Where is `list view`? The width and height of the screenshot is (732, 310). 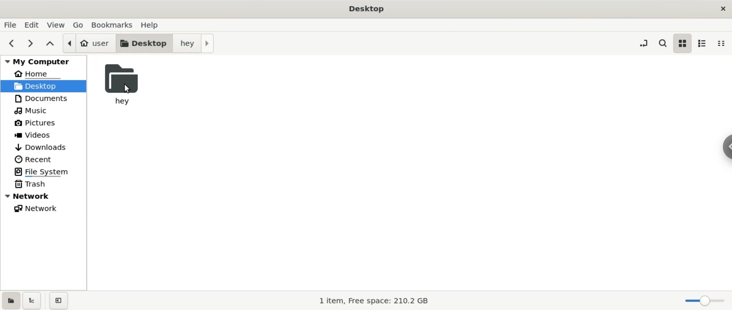 list view is located at coordinates (703, 43).